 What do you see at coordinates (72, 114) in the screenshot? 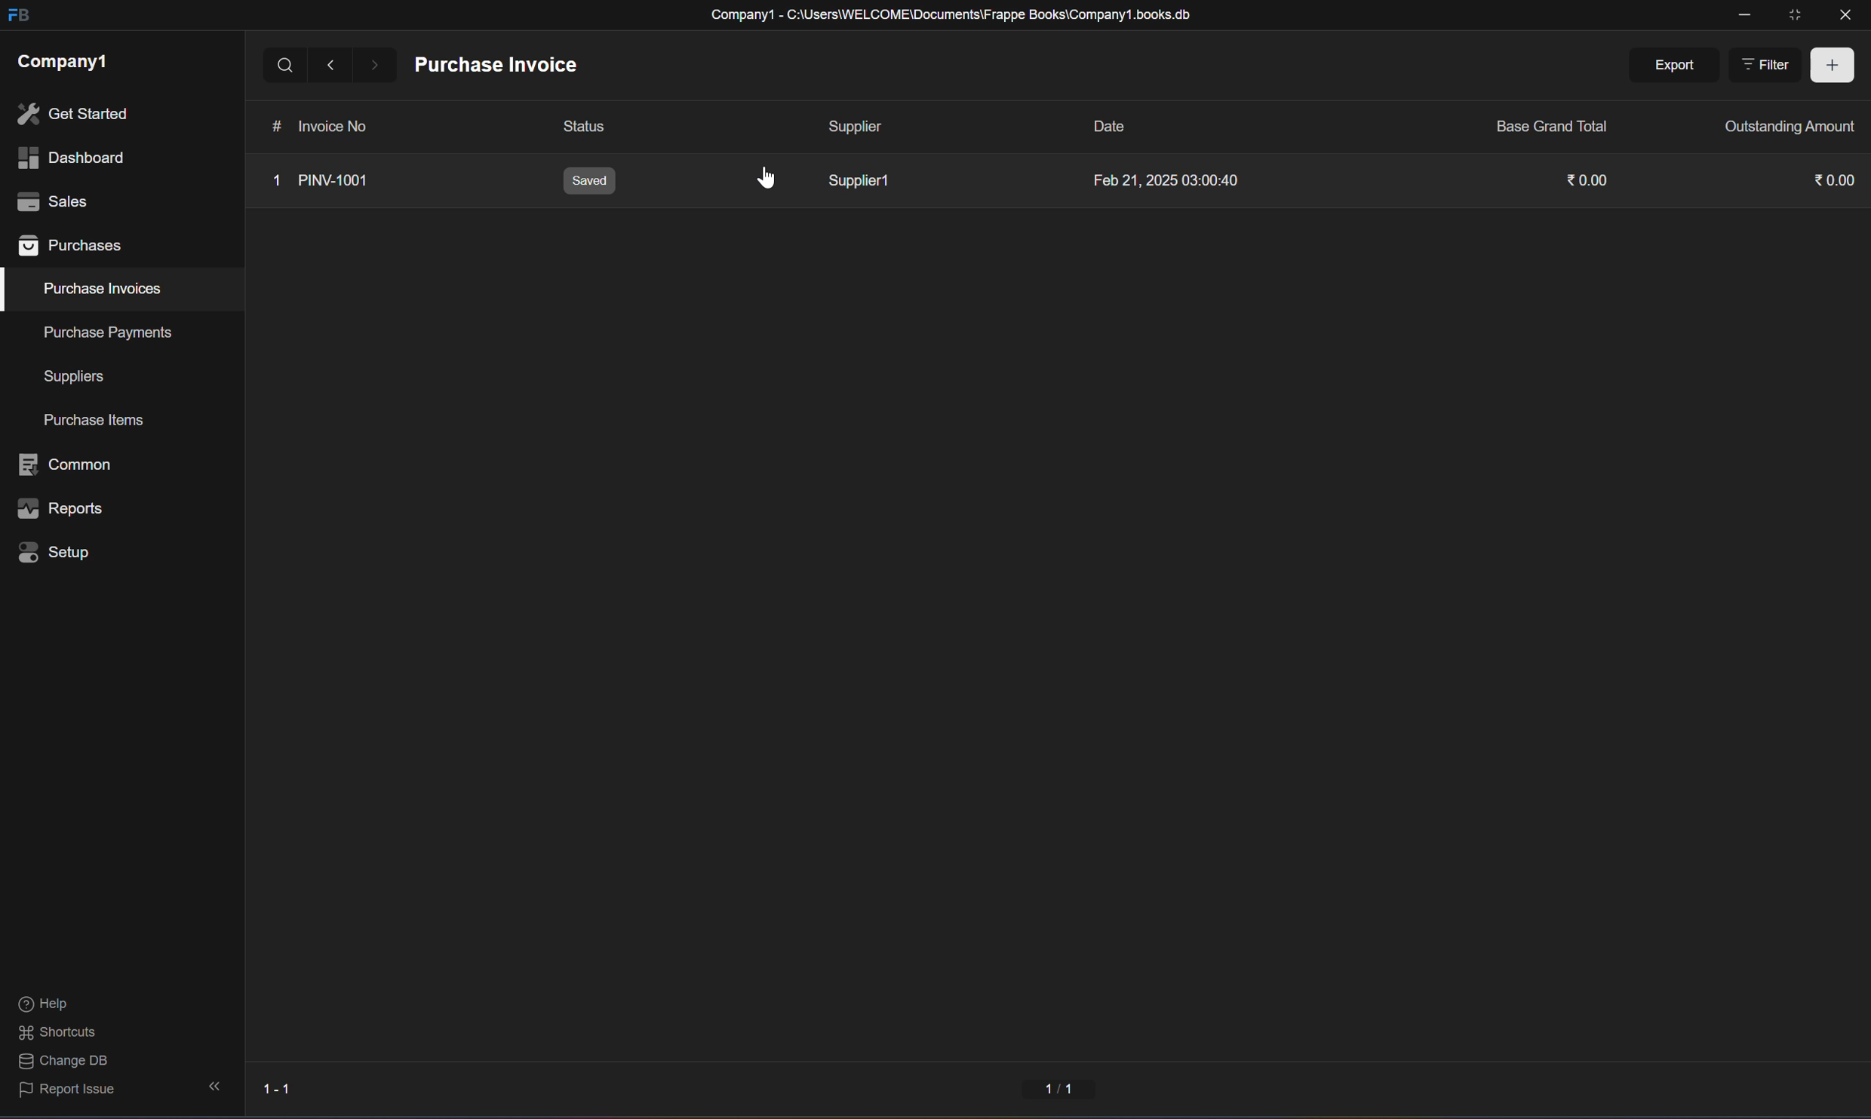
I see `get started` at bounding box center [72, 114].